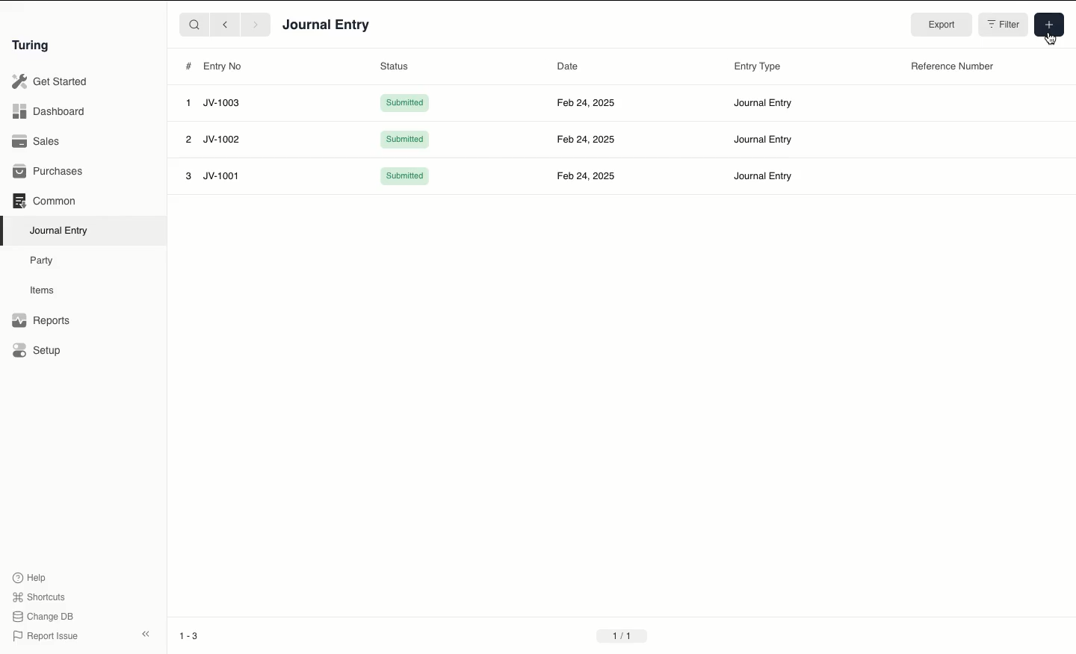 This screenshot has width=1076, height=654. I want to click on Backward, so click(225, 24).